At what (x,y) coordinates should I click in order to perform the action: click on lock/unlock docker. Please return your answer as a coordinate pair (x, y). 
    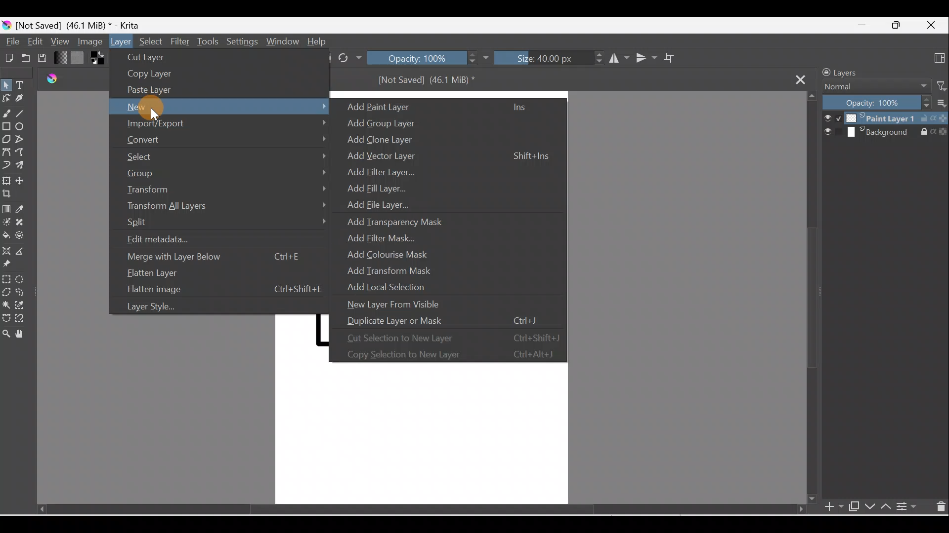
    Looking at the image, I should click on (824, 73).